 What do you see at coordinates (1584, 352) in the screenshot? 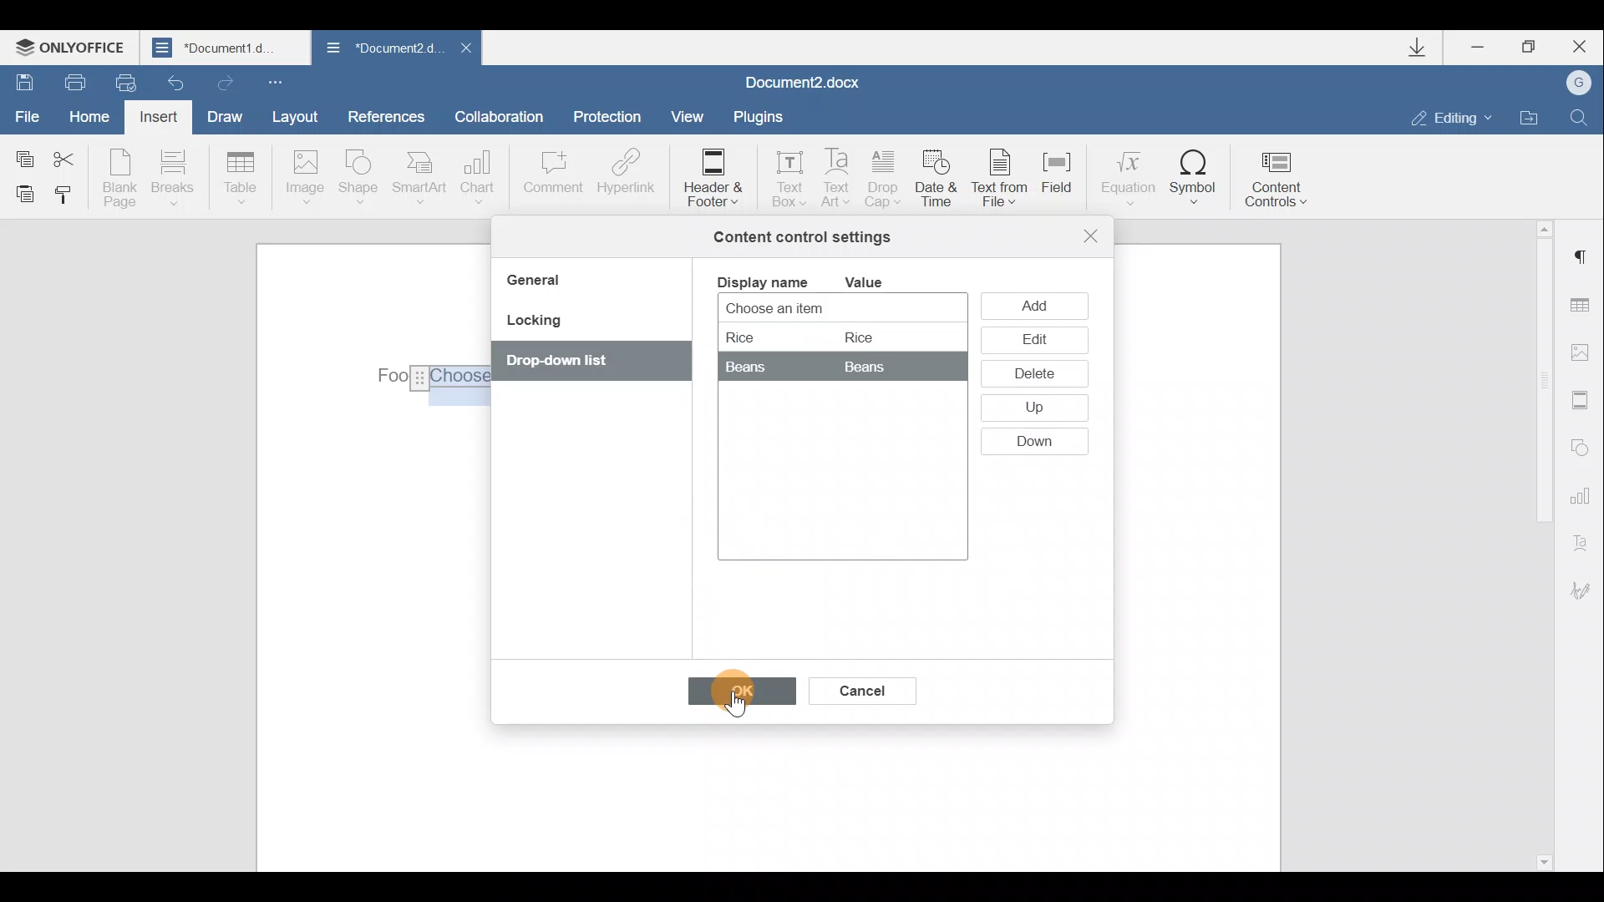
I see `Image settings` at bounding box center [1584, 352].